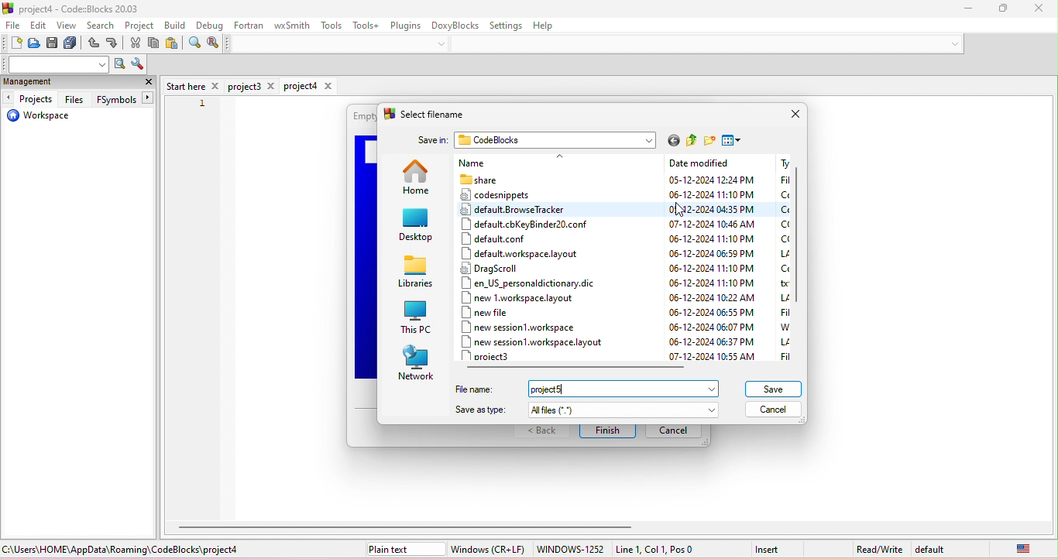  I want to click on default workspace layout, so click(520, 254).